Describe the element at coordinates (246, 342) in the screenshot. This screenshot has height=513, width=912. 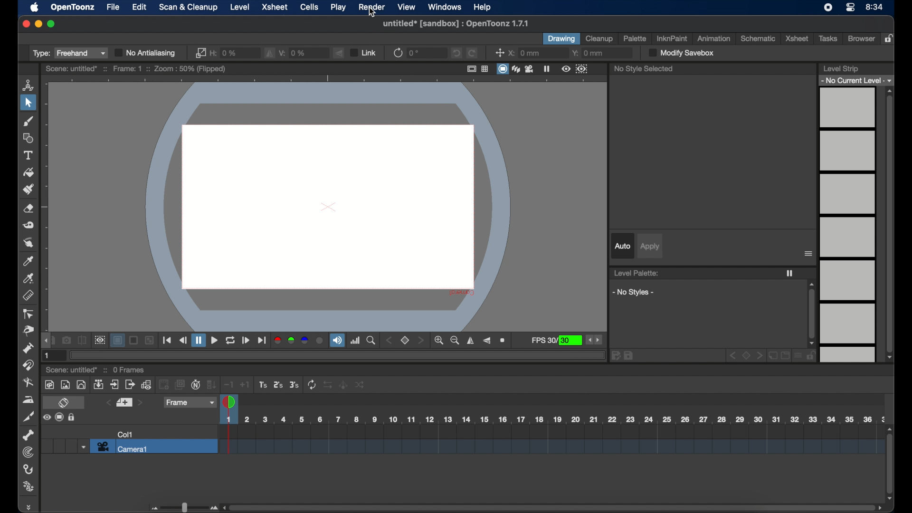
I see `` at that location.